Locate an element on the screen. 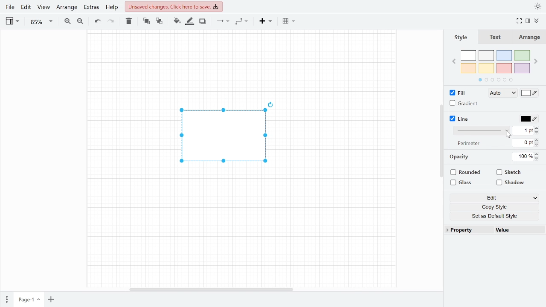 Image resolution: width=546 pixels, height=307 pixels. Sketch is located at coordinates (512, 173).